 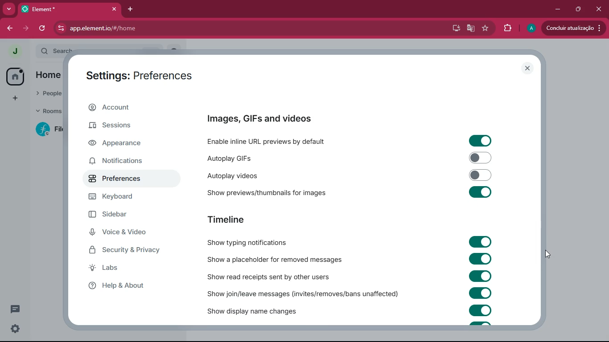 I want to click on toggle on/off, so click(x=481, y=293).